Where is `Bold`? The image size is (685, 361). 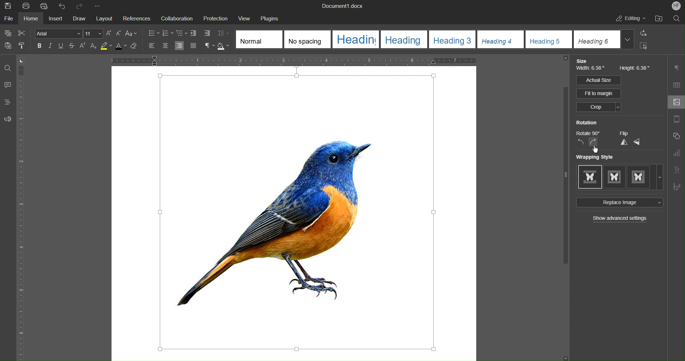
Bold is located at coordinates (40, 46).